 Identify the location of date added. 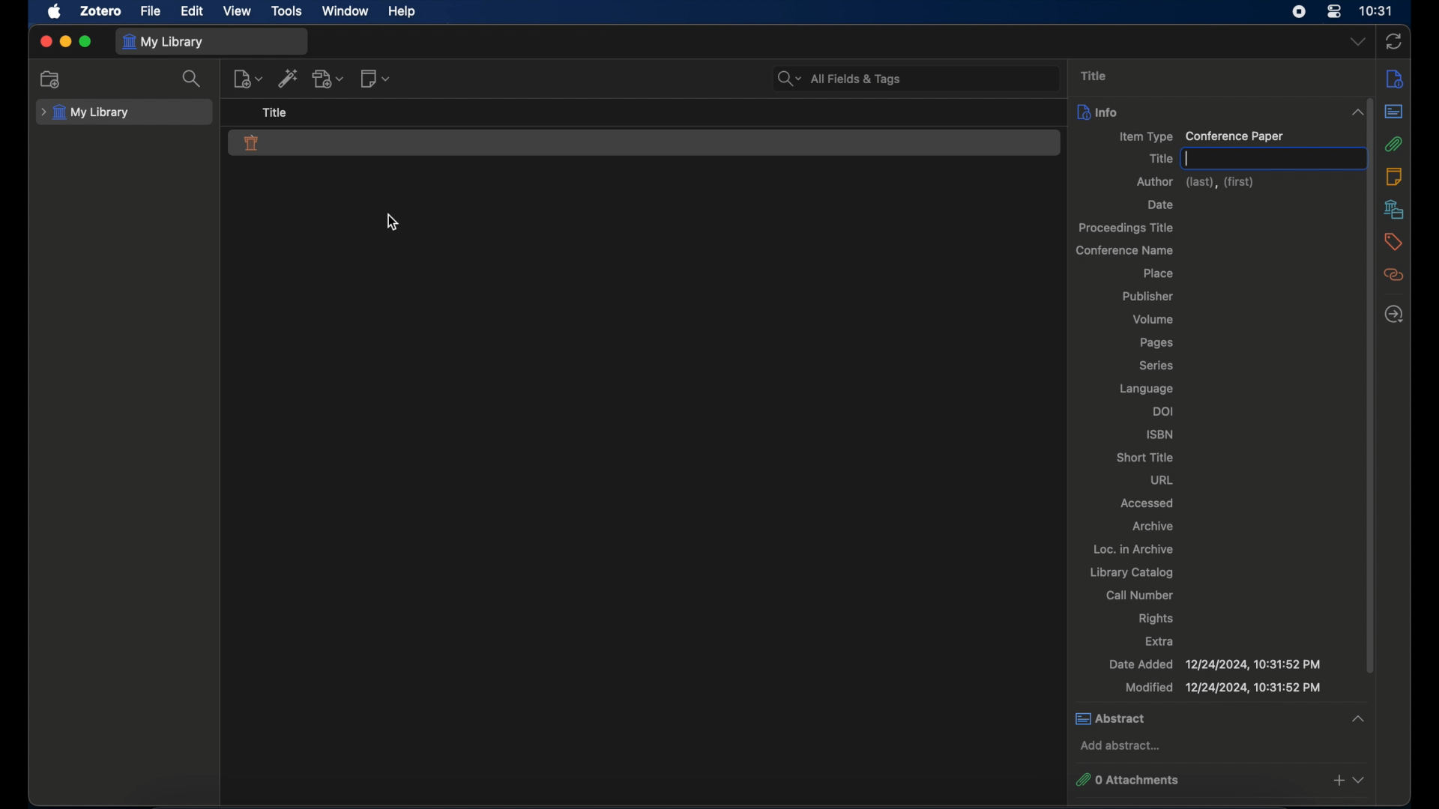
(1215, 664).